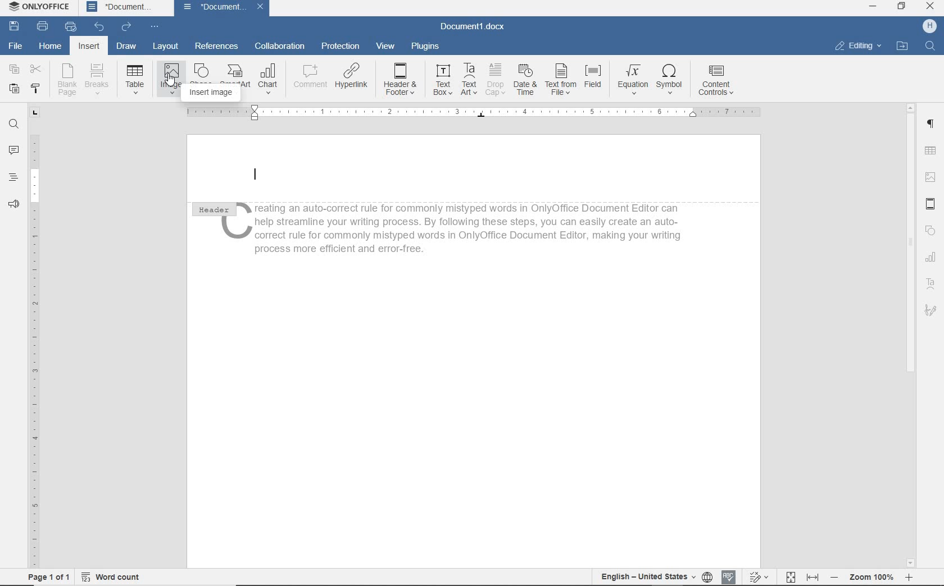 The image size is (944, 586). I want to click on SHAPE, so click(931, 231).